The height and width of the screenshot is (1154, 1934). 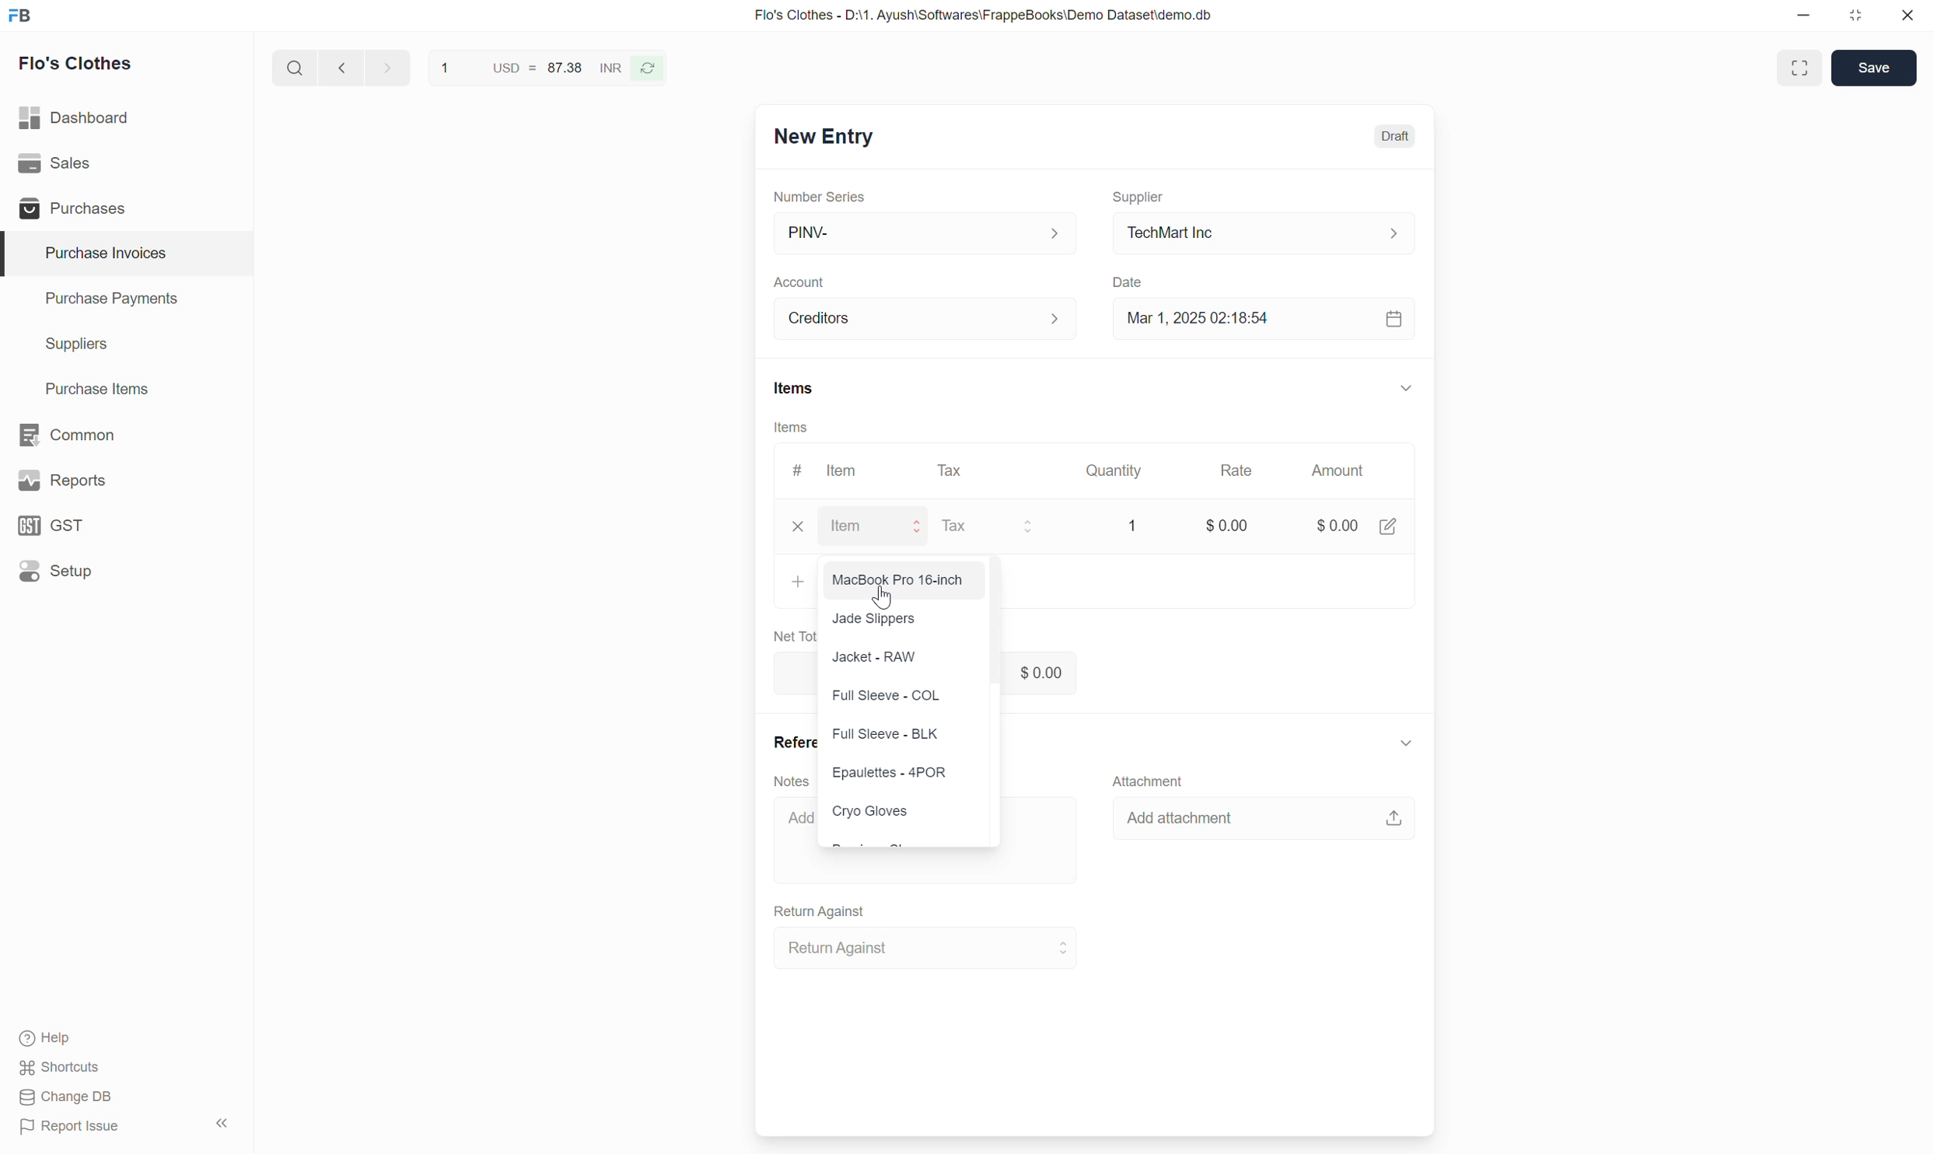 I want to click on Creditors, so click(x=927, y=319).